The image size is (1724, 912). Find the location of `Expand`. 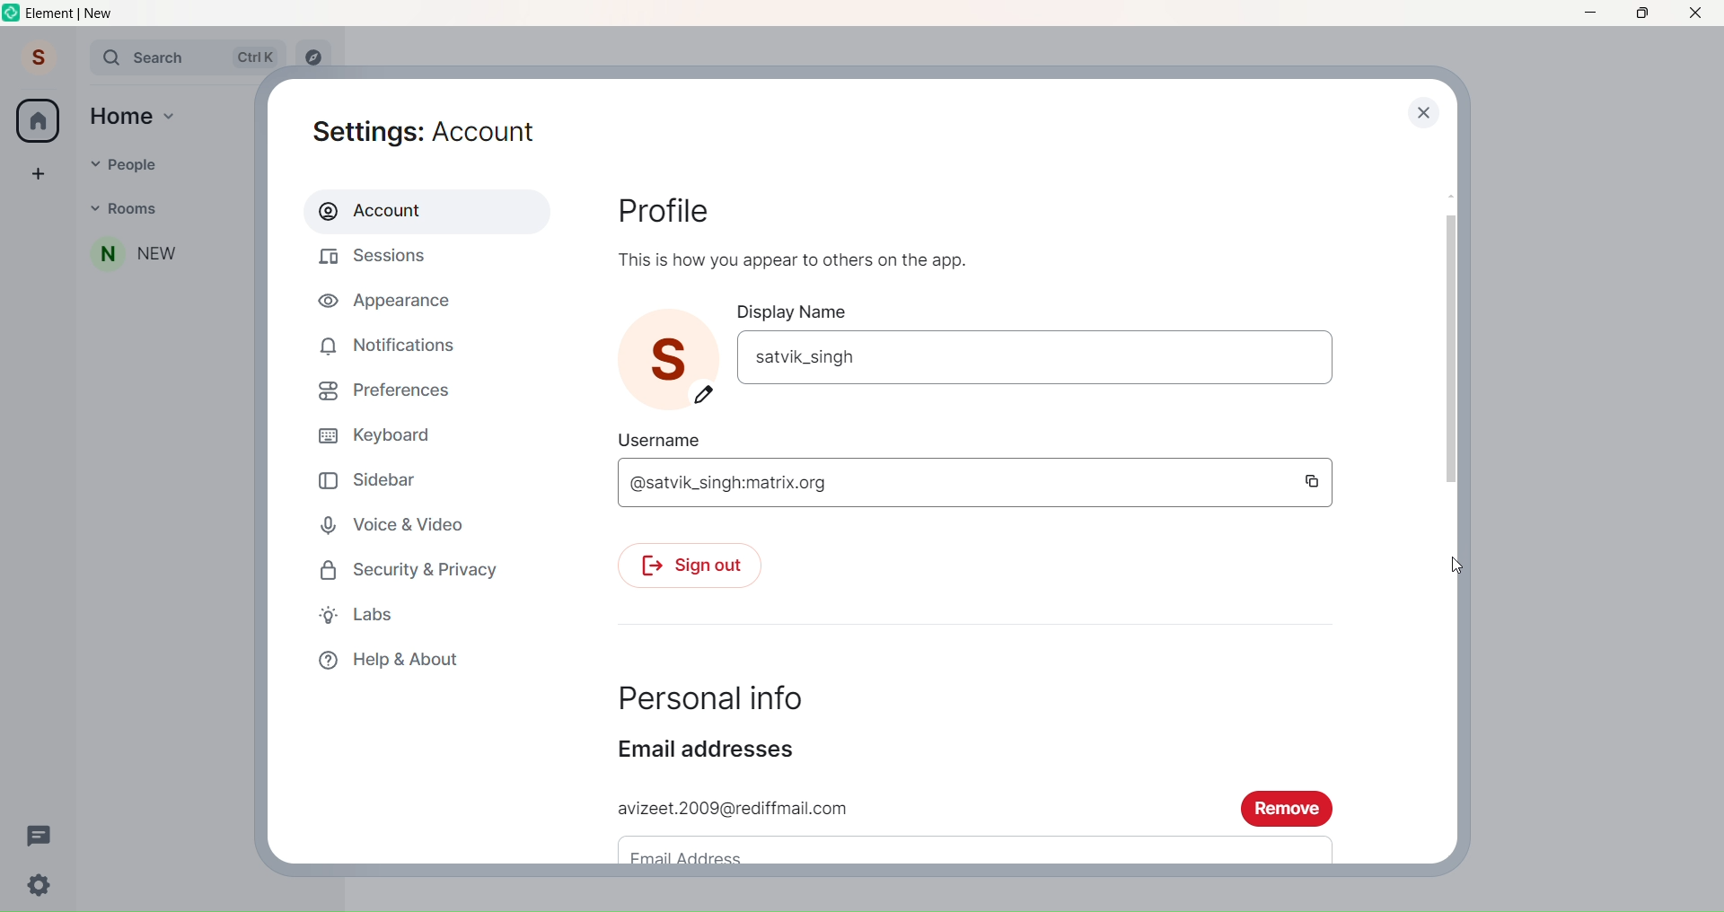

Expand is located at coordinates (75, 59).